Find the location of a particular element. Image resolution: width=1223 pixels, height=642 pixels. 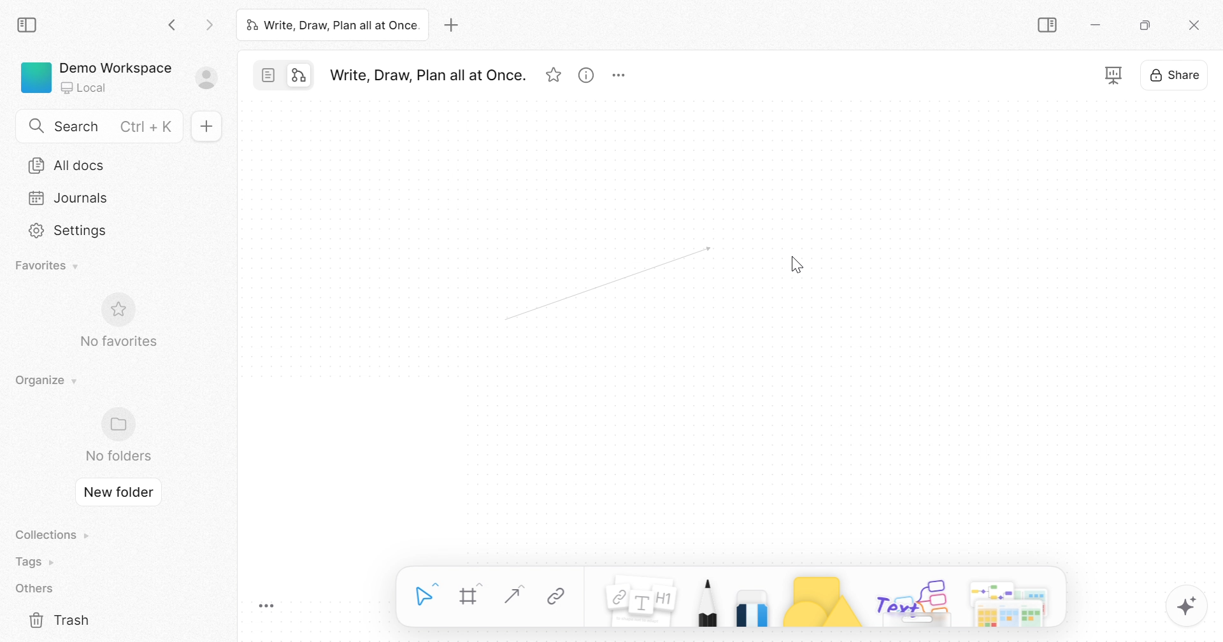

Favorites is located at coordinates (554, 76).